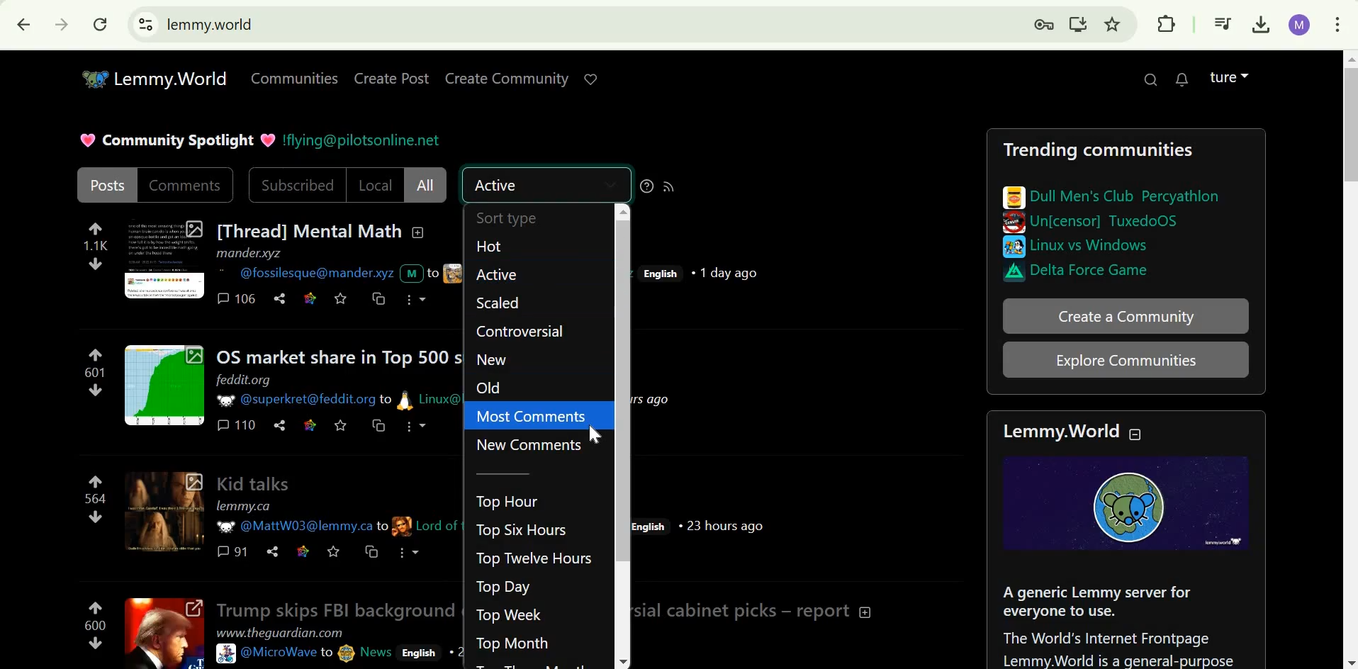 This screenshot has width=1358, height=669. What do you see at coordinates (335, 552) in the screenshot?
I see `Save` at bounding box center [335, 552].